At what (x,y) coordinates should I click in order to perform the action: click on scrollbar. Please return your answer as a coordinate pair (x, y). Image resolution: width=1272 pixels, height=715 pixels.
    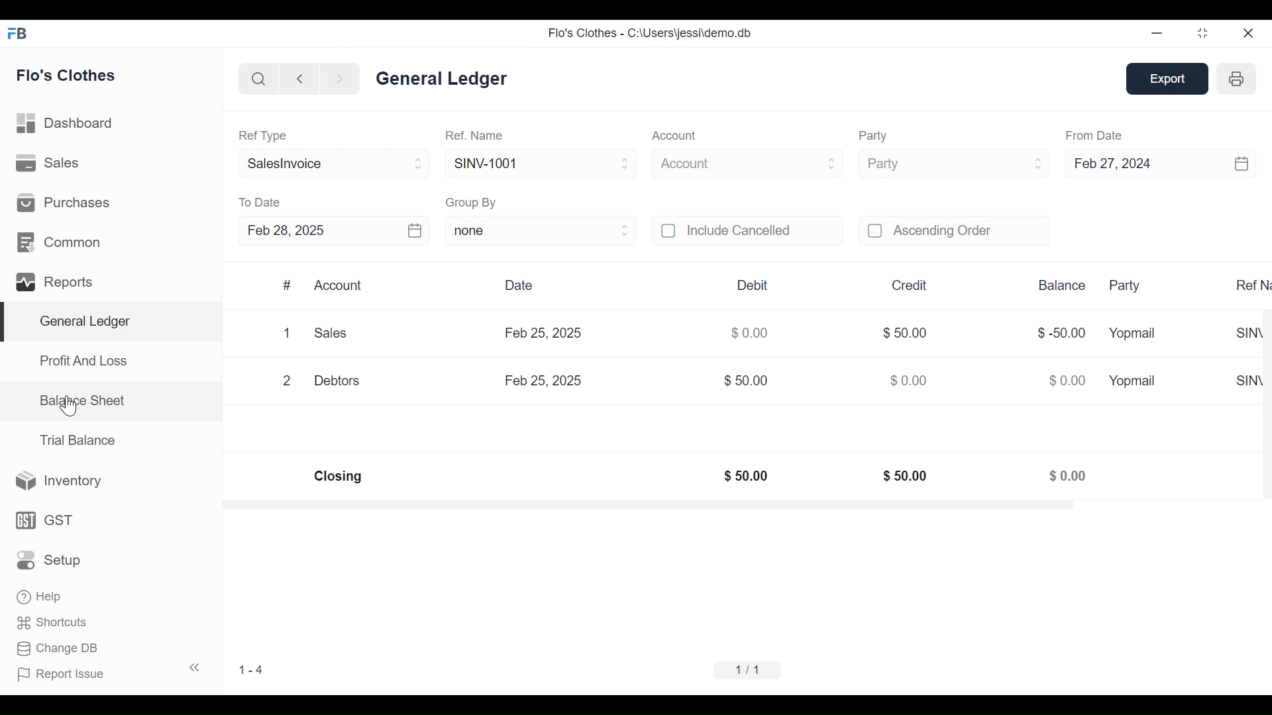
    Looking at the image, I should click on (1263, 392).